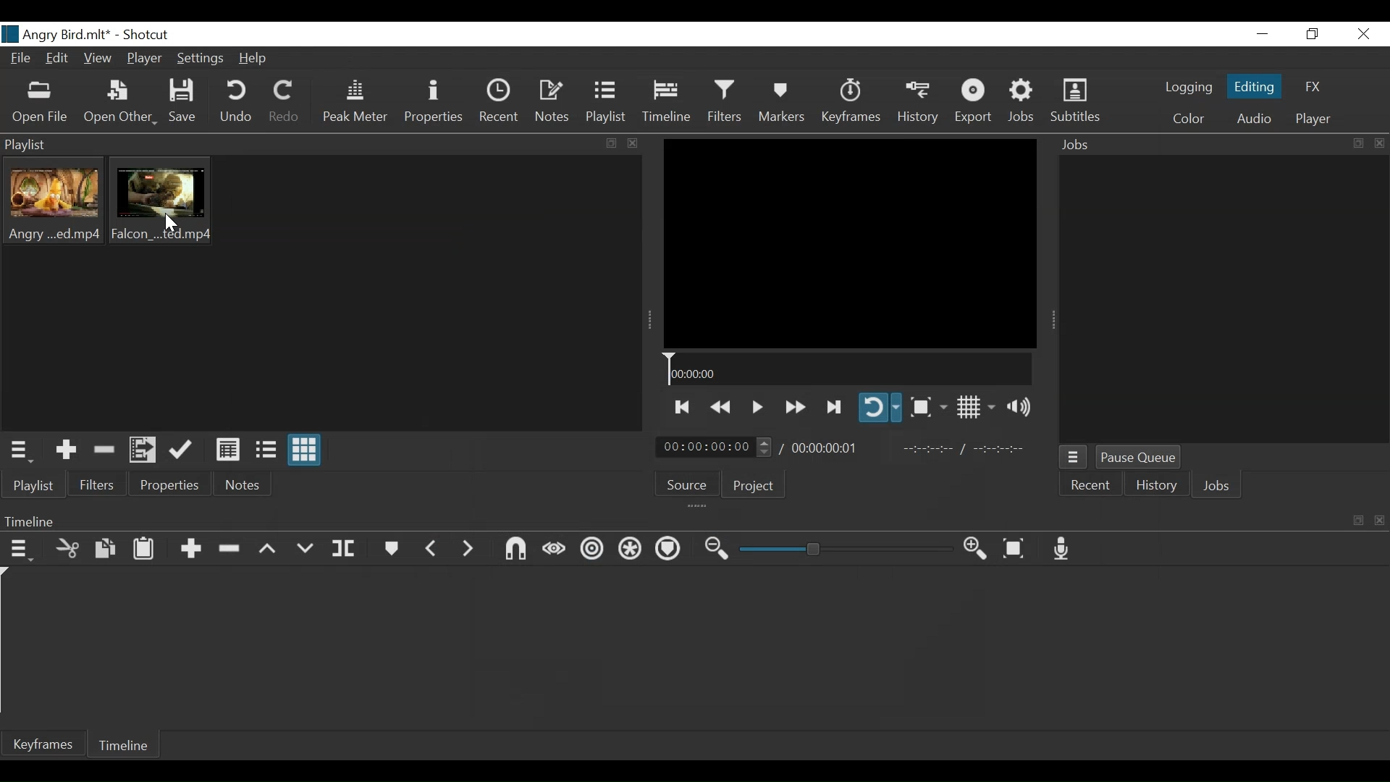  What do you see at coordinates (1217, 487) in the screenshot?
I see `Jobs` at bounding box center [1217, 487].